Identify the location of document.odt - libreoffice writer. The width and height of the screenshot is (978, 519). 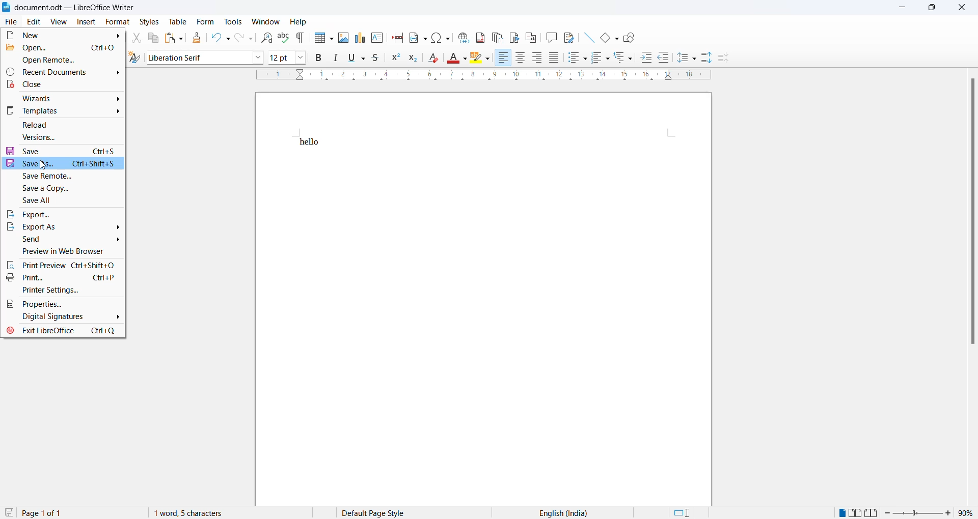
(74, 8).